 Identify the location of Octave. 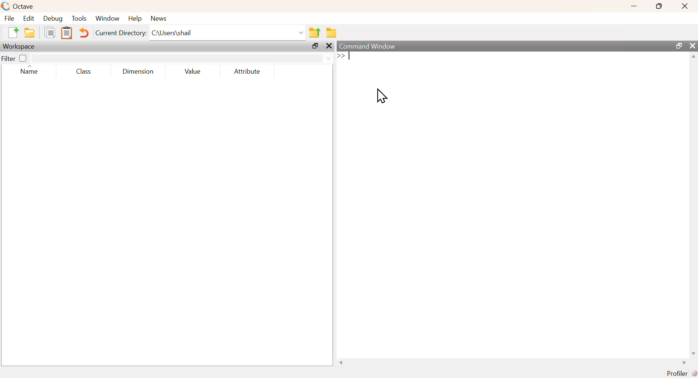
(25, 7).